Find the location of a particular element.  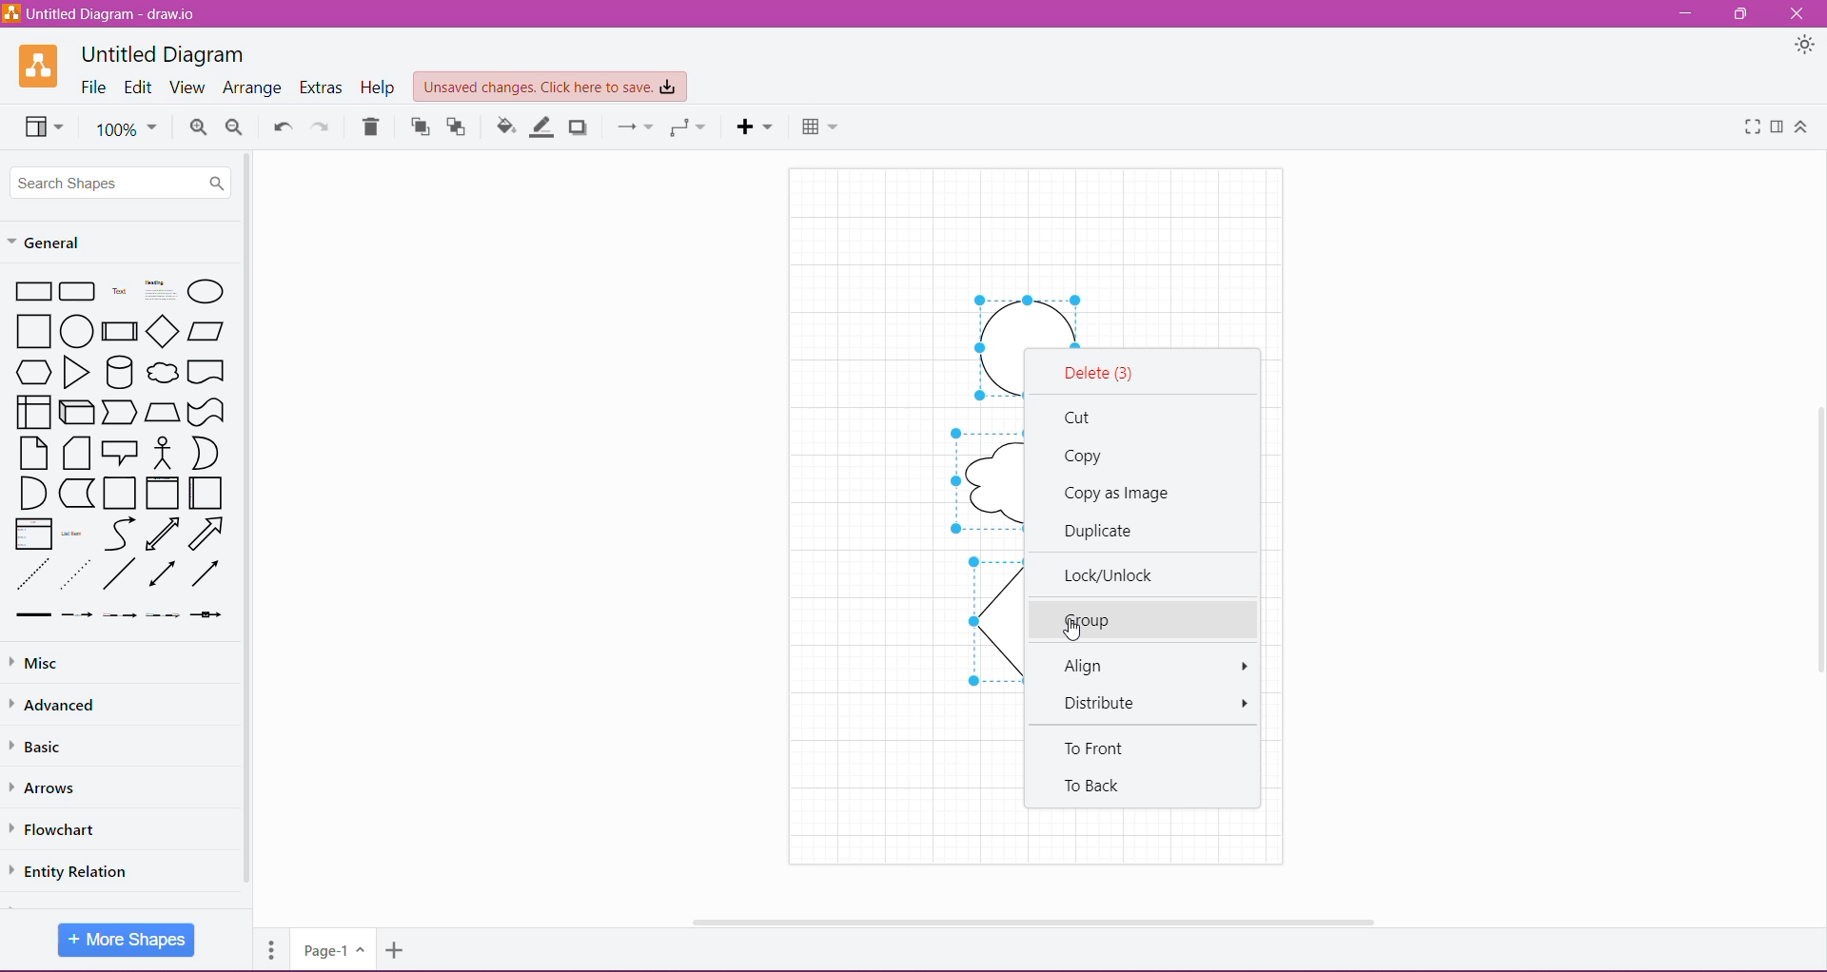

Basic is located at coordinates (47, 747).